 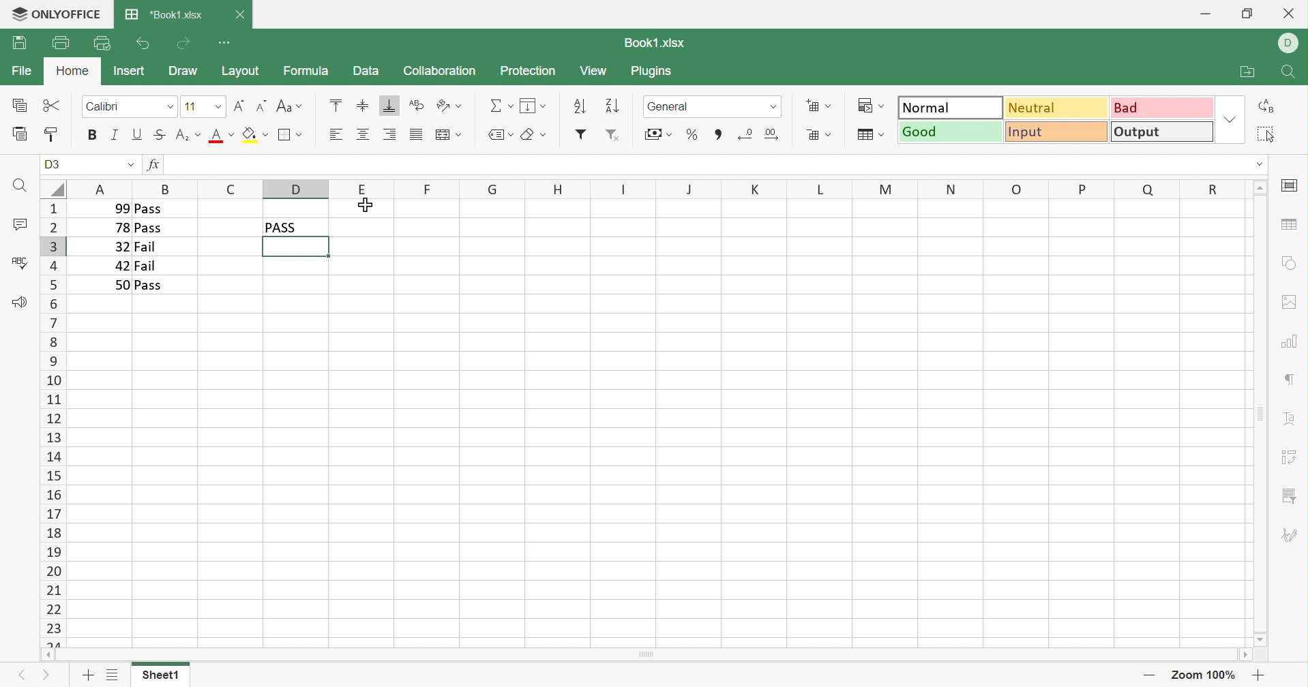 What do you see at coordinates (142, 44) in the screenshot?
I see `Undo` at bounding box center [142, 44].